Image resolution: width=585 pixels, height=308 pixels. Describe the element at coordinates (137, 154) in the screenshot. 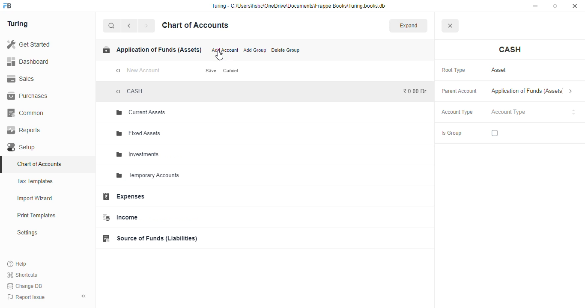

I see `investments` at that location.